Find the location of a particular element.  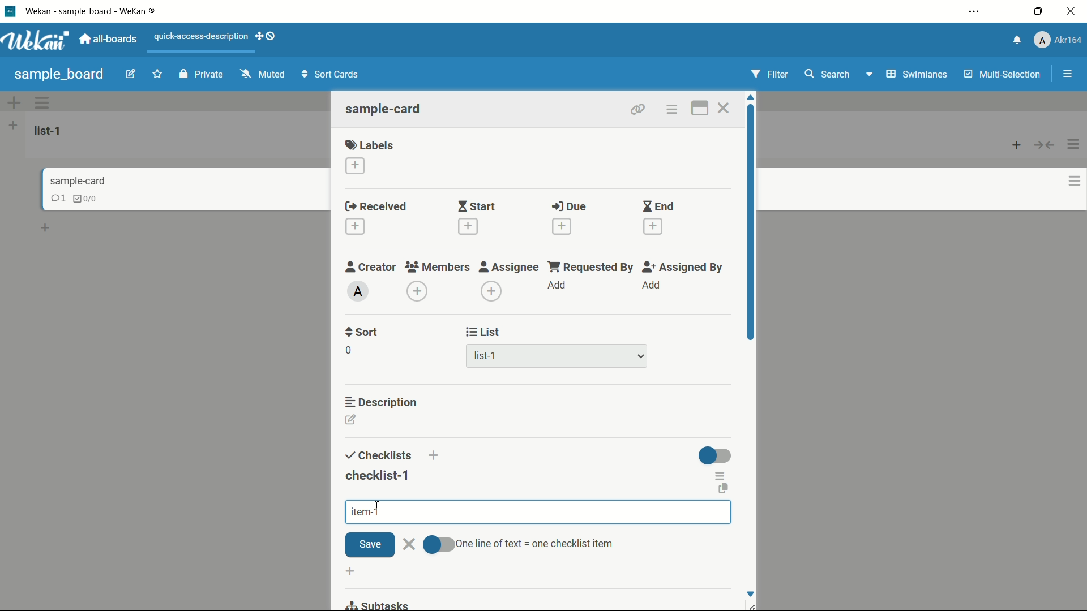

Private is located at coordinates (199, 74).